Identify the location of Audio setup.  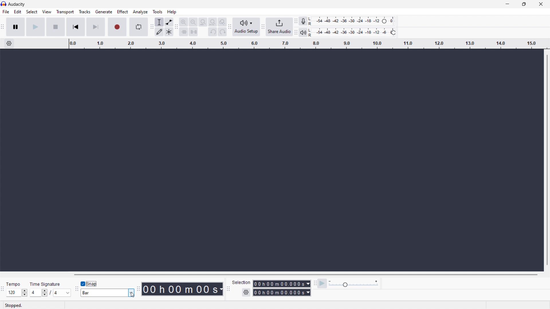
(246, 27).